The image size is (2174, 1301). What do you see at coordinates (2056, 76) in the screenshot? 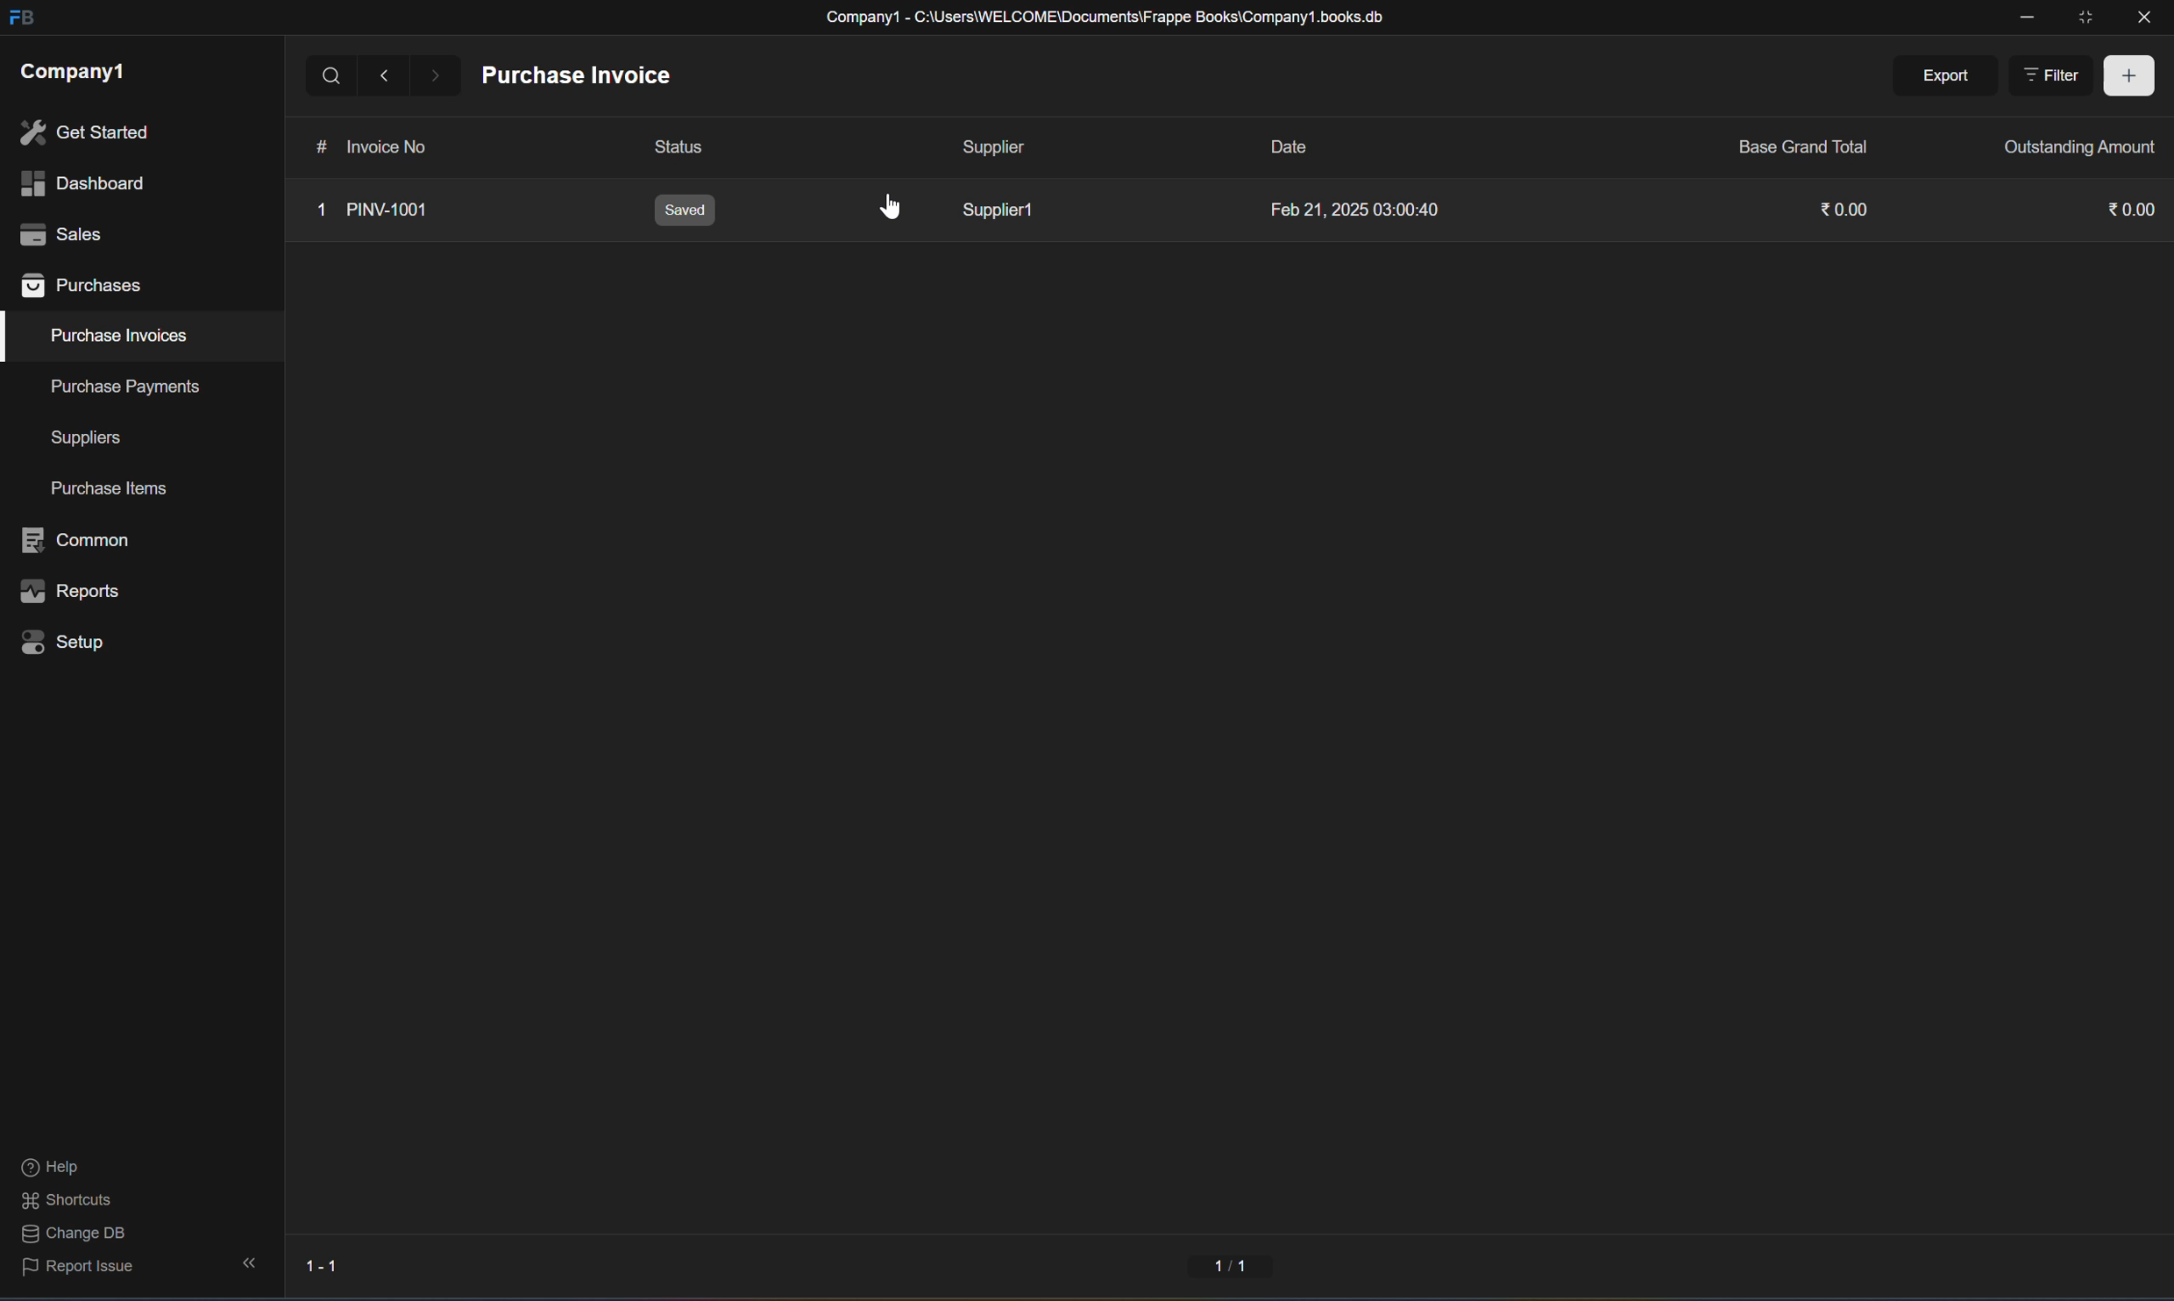
I see `filter` at bounding box center [2056, 76].